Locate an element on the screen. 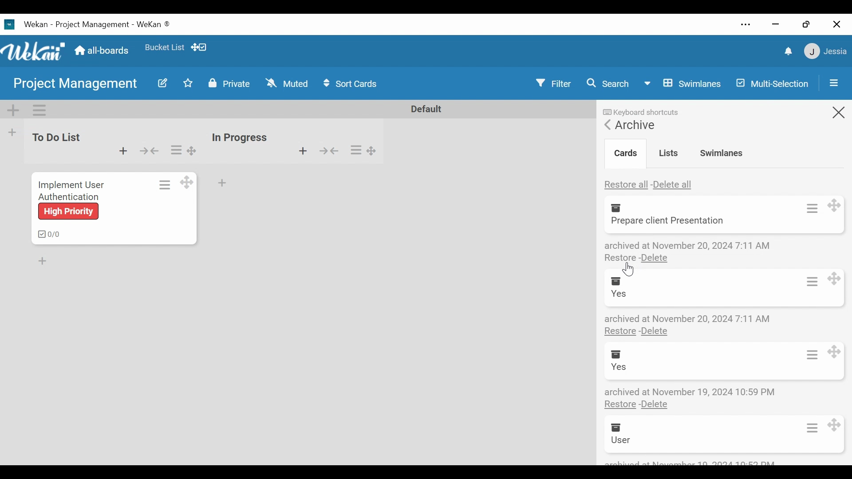  settings and more is located at coordinates (745, 25).